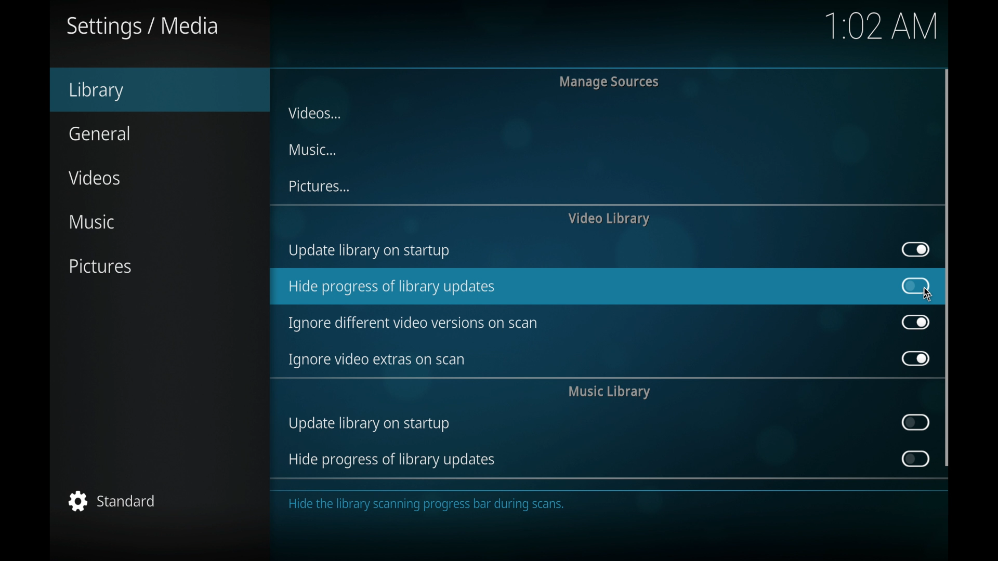  What do you see at coordinates (609, 82) in the screenshot?
I see `manage sources` at bounding box center [609, 82].